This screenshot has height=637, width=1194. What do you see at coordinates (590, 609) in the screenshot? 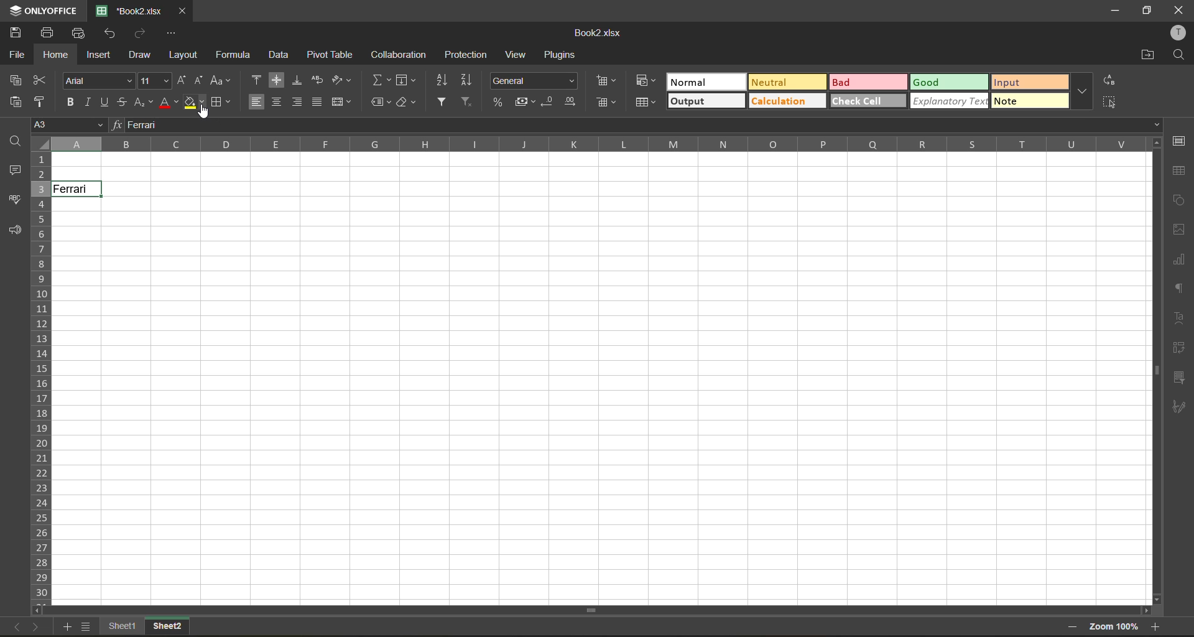
I see `Horizonal Scrollbar` at bounding box center [590, 609].